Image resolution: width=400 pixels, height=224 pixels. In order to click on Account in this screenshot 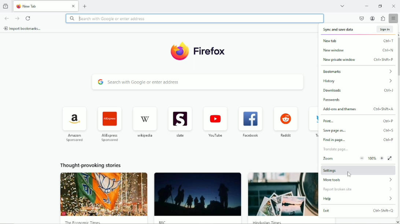, I will do `click(373, 19)`.